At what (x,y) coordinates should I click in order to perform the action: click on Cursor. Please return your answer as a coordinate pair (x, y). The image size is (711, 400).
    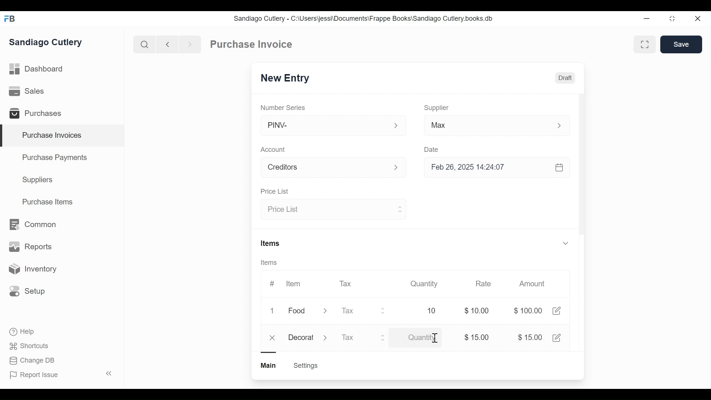
    Looking at the image, I should click on (434, 339).